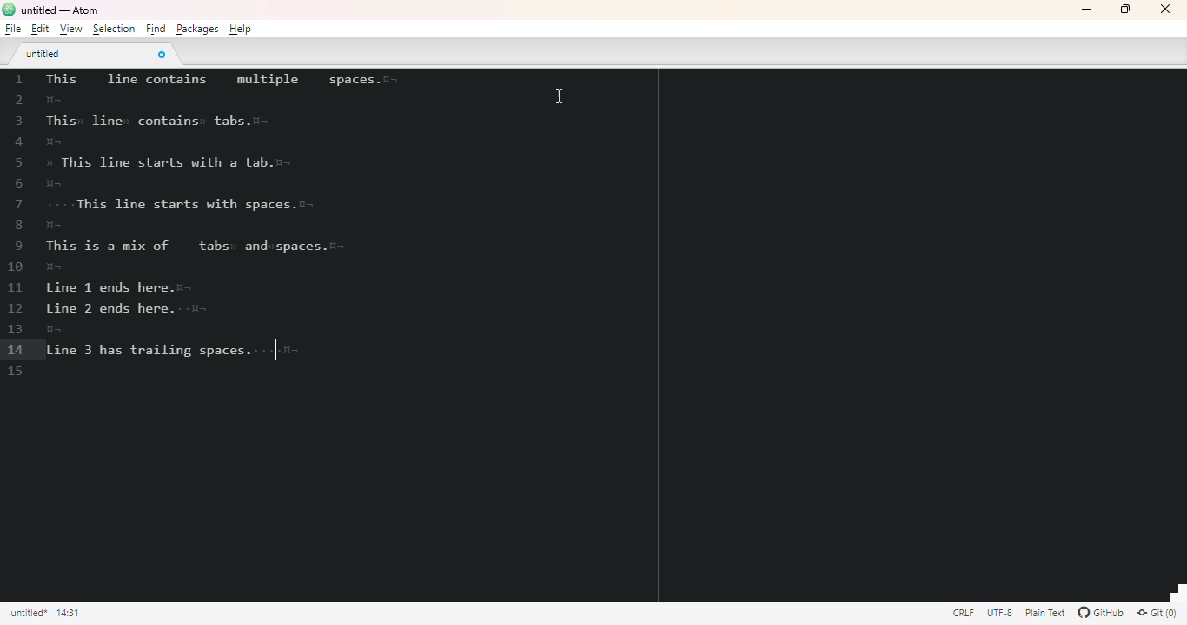 The image size is (1187, 625). Describe the element at coordinates (17, 226) in the screenshot. I see `line numbers` at that location.